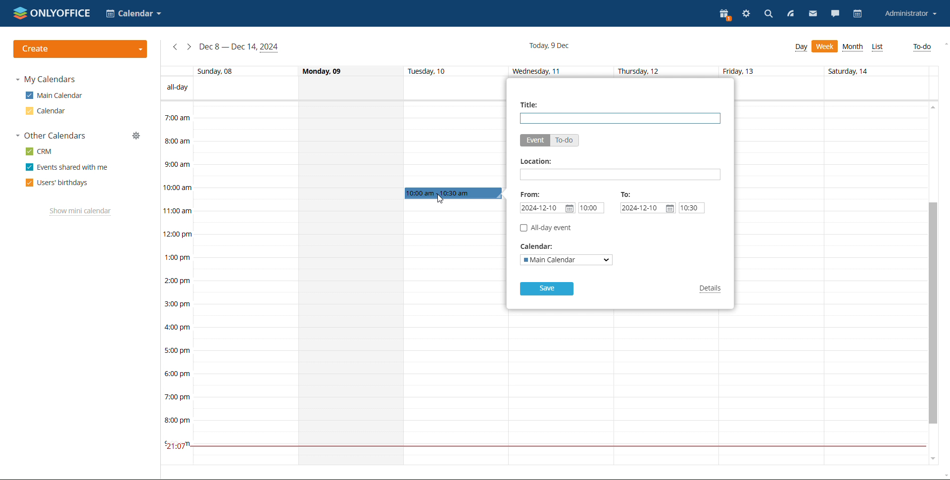 This screenshot has width=950, height=480. What do you see at coordinates (80, 212) in the screenshot?
I see `show mini calendar` at bounding box center [80, 212].